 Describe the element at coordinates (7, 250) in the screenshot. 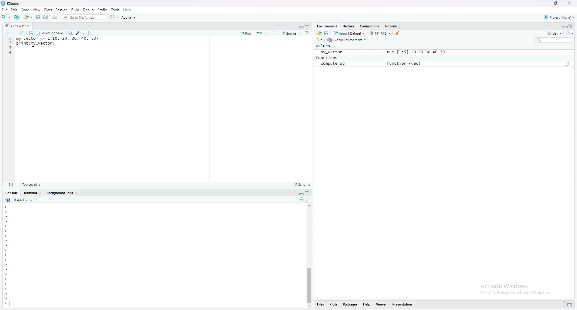

I see `Prompt cursor` at that location.